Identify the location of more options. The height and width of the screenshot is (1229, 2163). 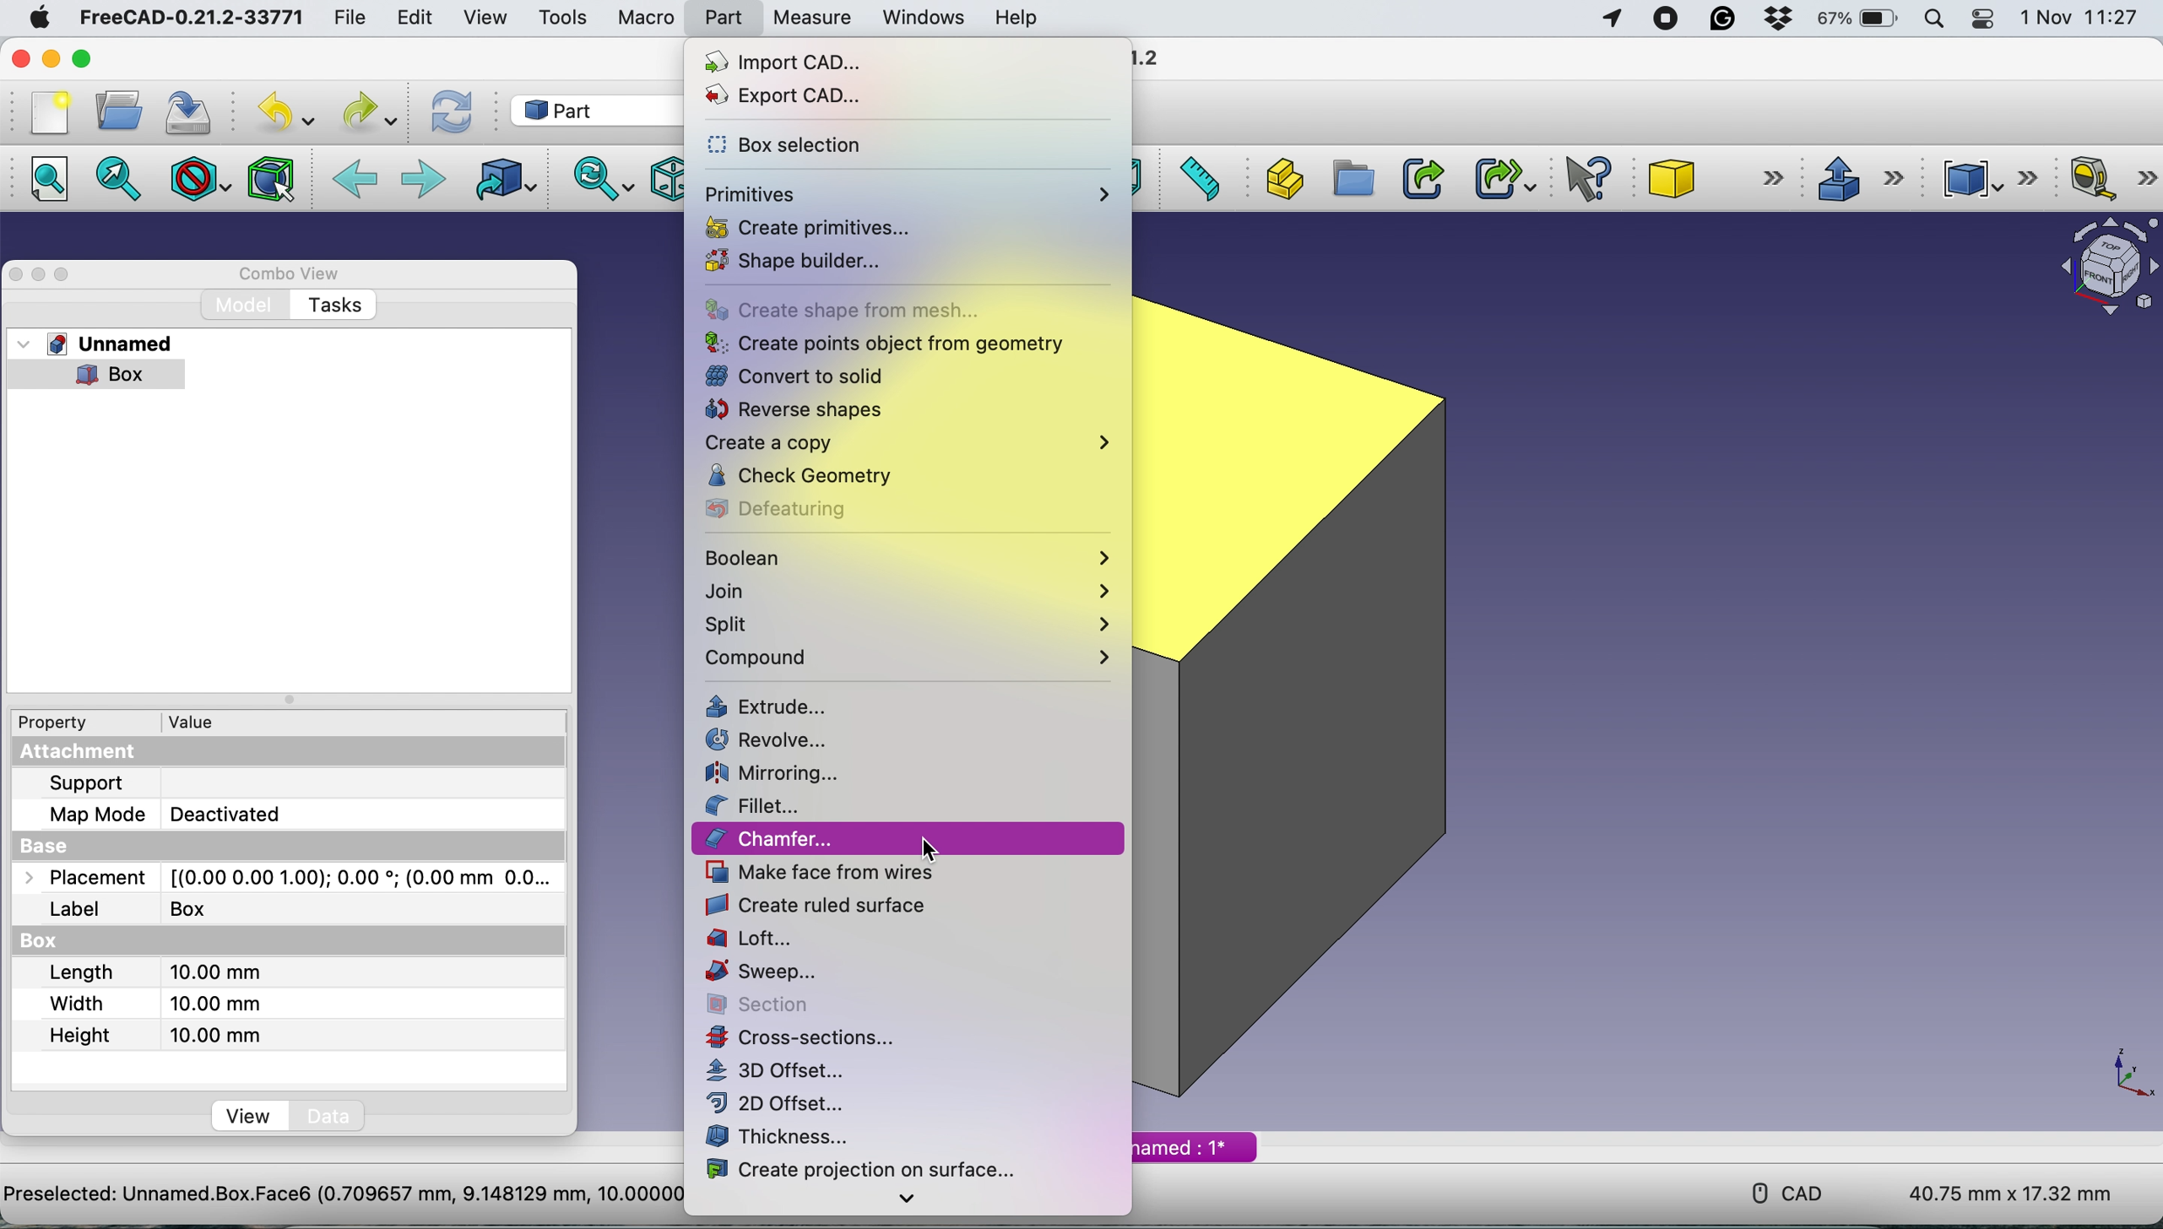
(912, 1199).